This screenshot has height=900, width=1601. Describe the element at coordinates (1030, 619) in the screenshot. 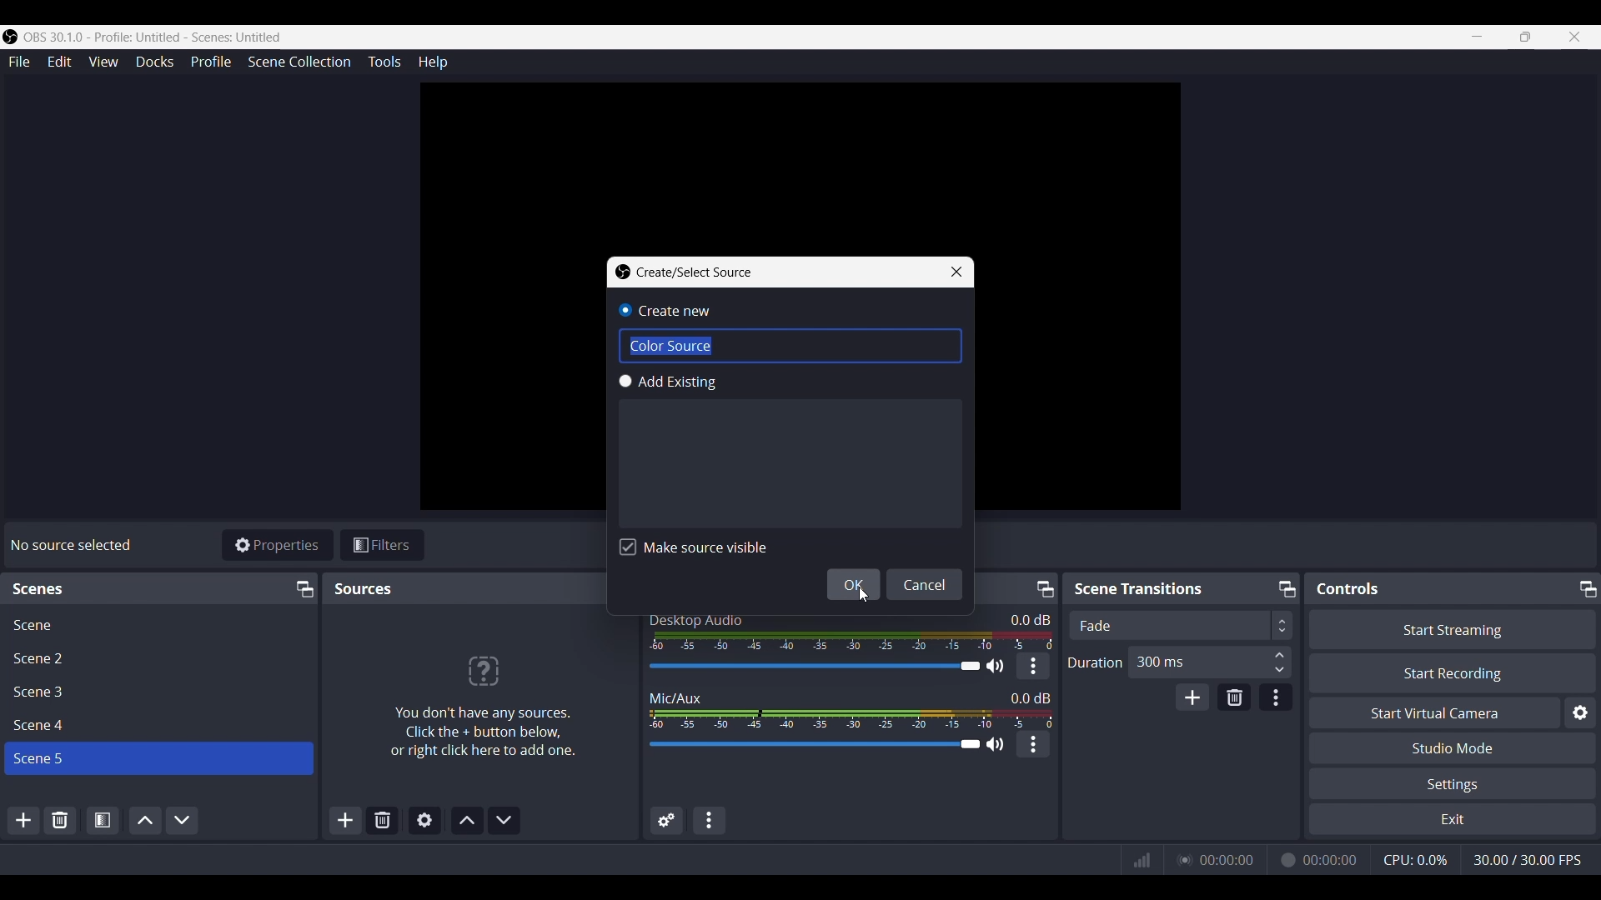

I see `0.0 dB` at that location.